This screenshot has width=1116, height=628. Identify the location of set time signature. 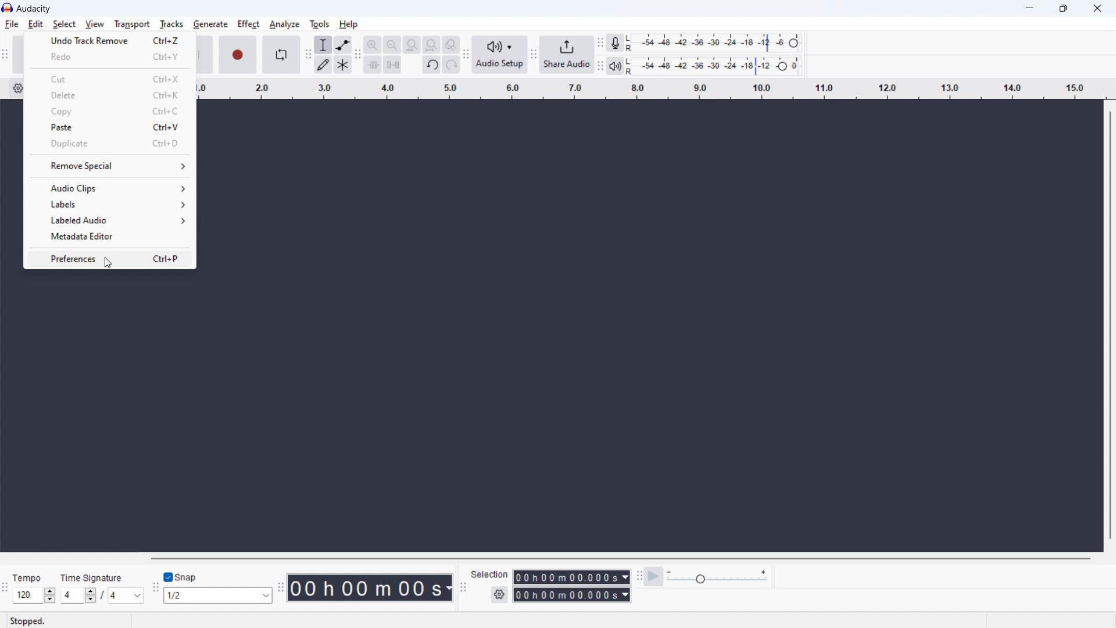
(126, 595).